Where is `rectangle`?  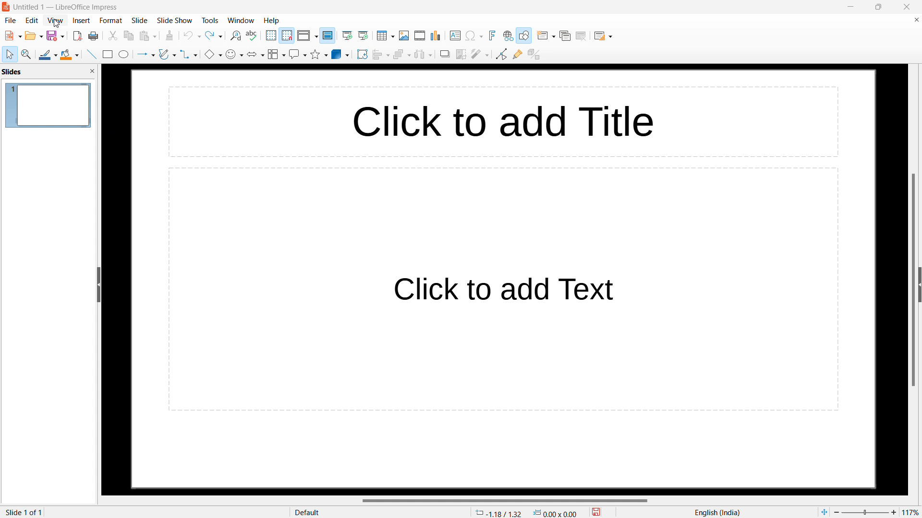 rectangle is located at coordinates (108, 54).